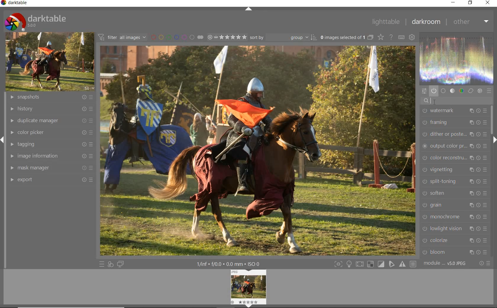  I want to click on split-toning, so click(454, 181).